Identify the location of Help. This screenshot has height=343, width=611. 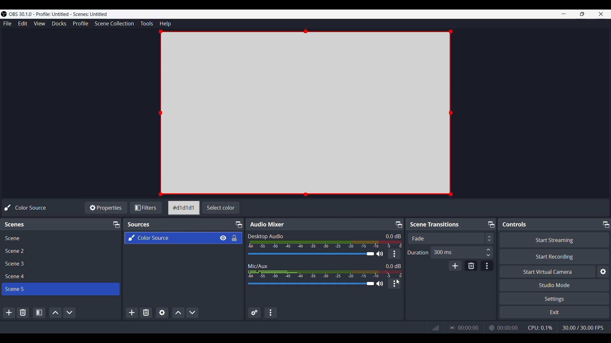
(165, 23).